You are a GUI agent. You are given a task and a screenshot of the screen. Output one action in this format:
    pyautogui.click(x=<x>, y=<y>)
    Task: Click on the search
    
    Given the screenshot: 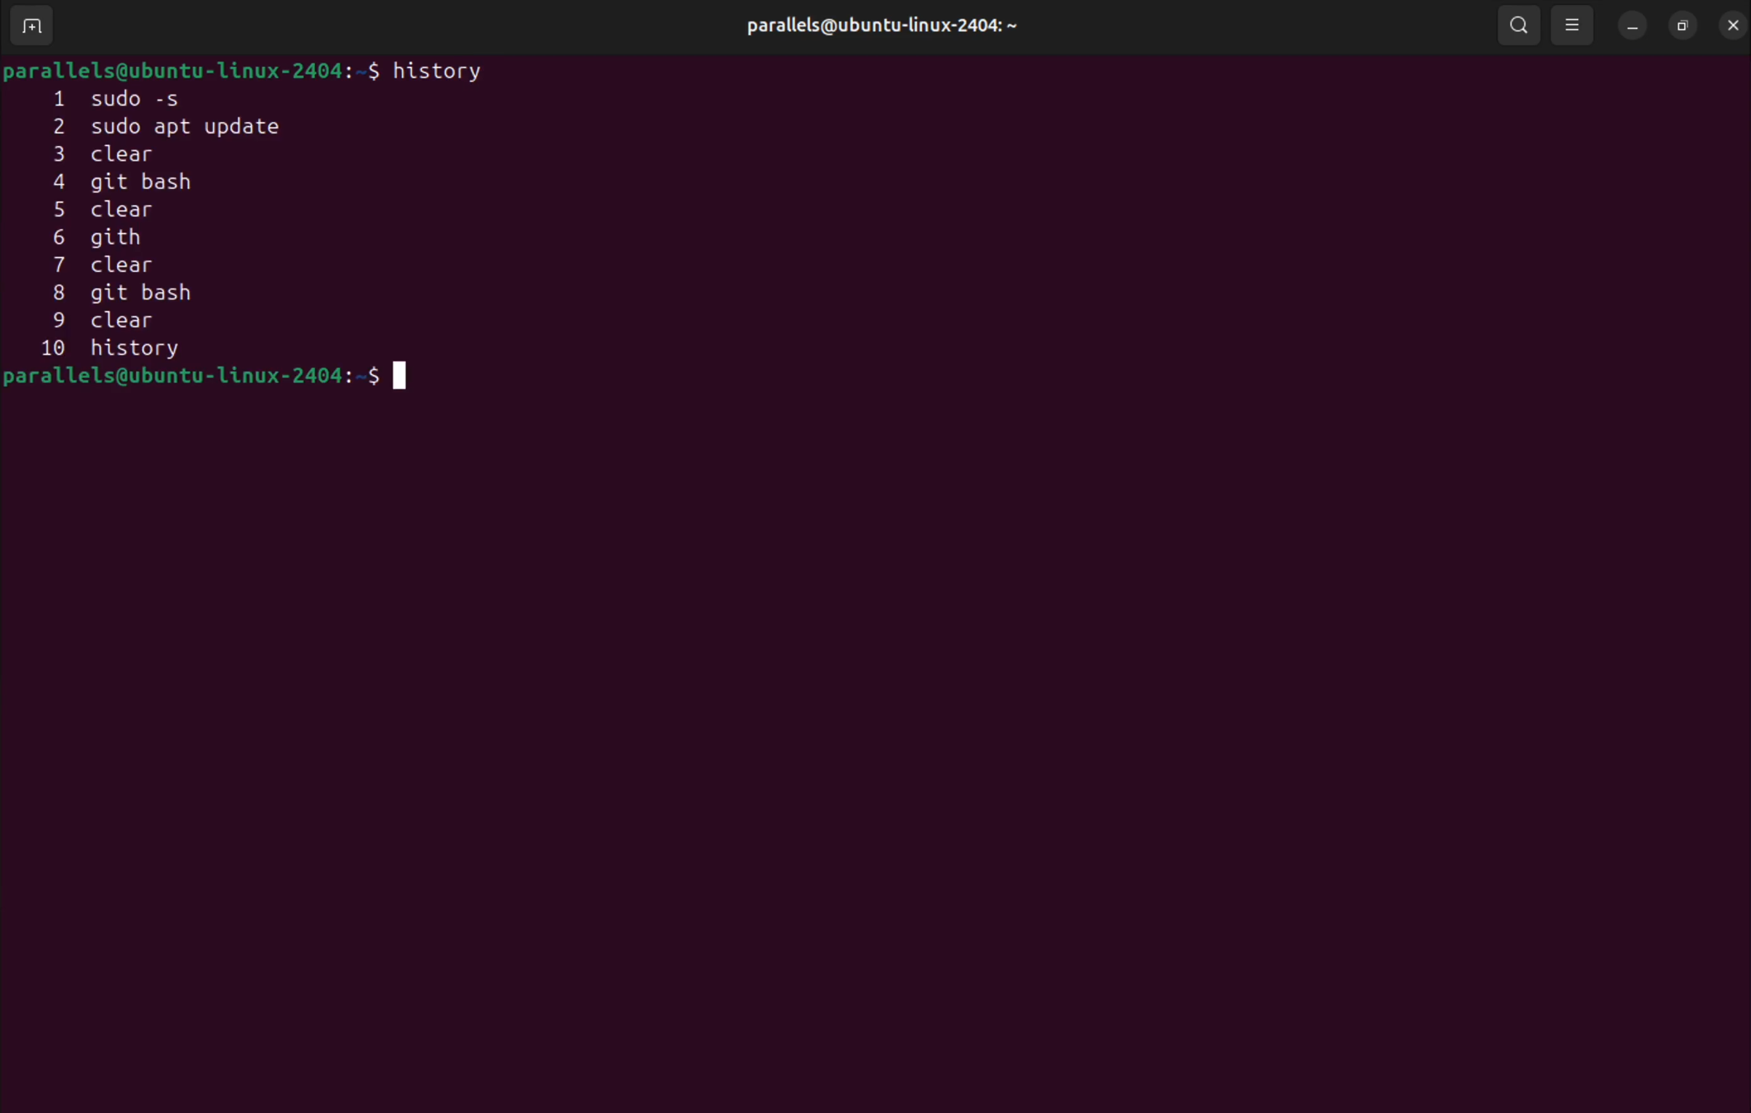 What is the action you would take?
    pyautogui.click(x=1523, y=24)
    